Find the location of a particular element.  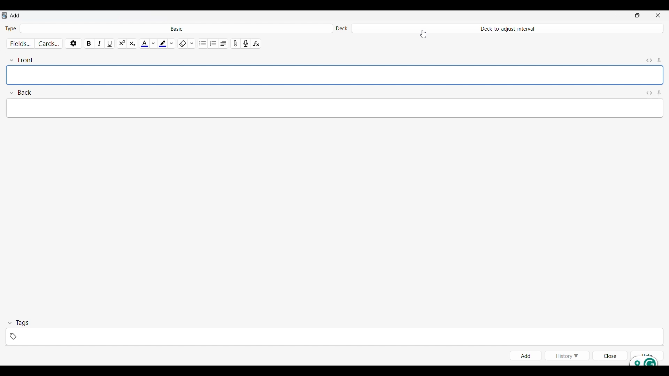

Show interface in smaller tab is located at coordinates (638, 15).